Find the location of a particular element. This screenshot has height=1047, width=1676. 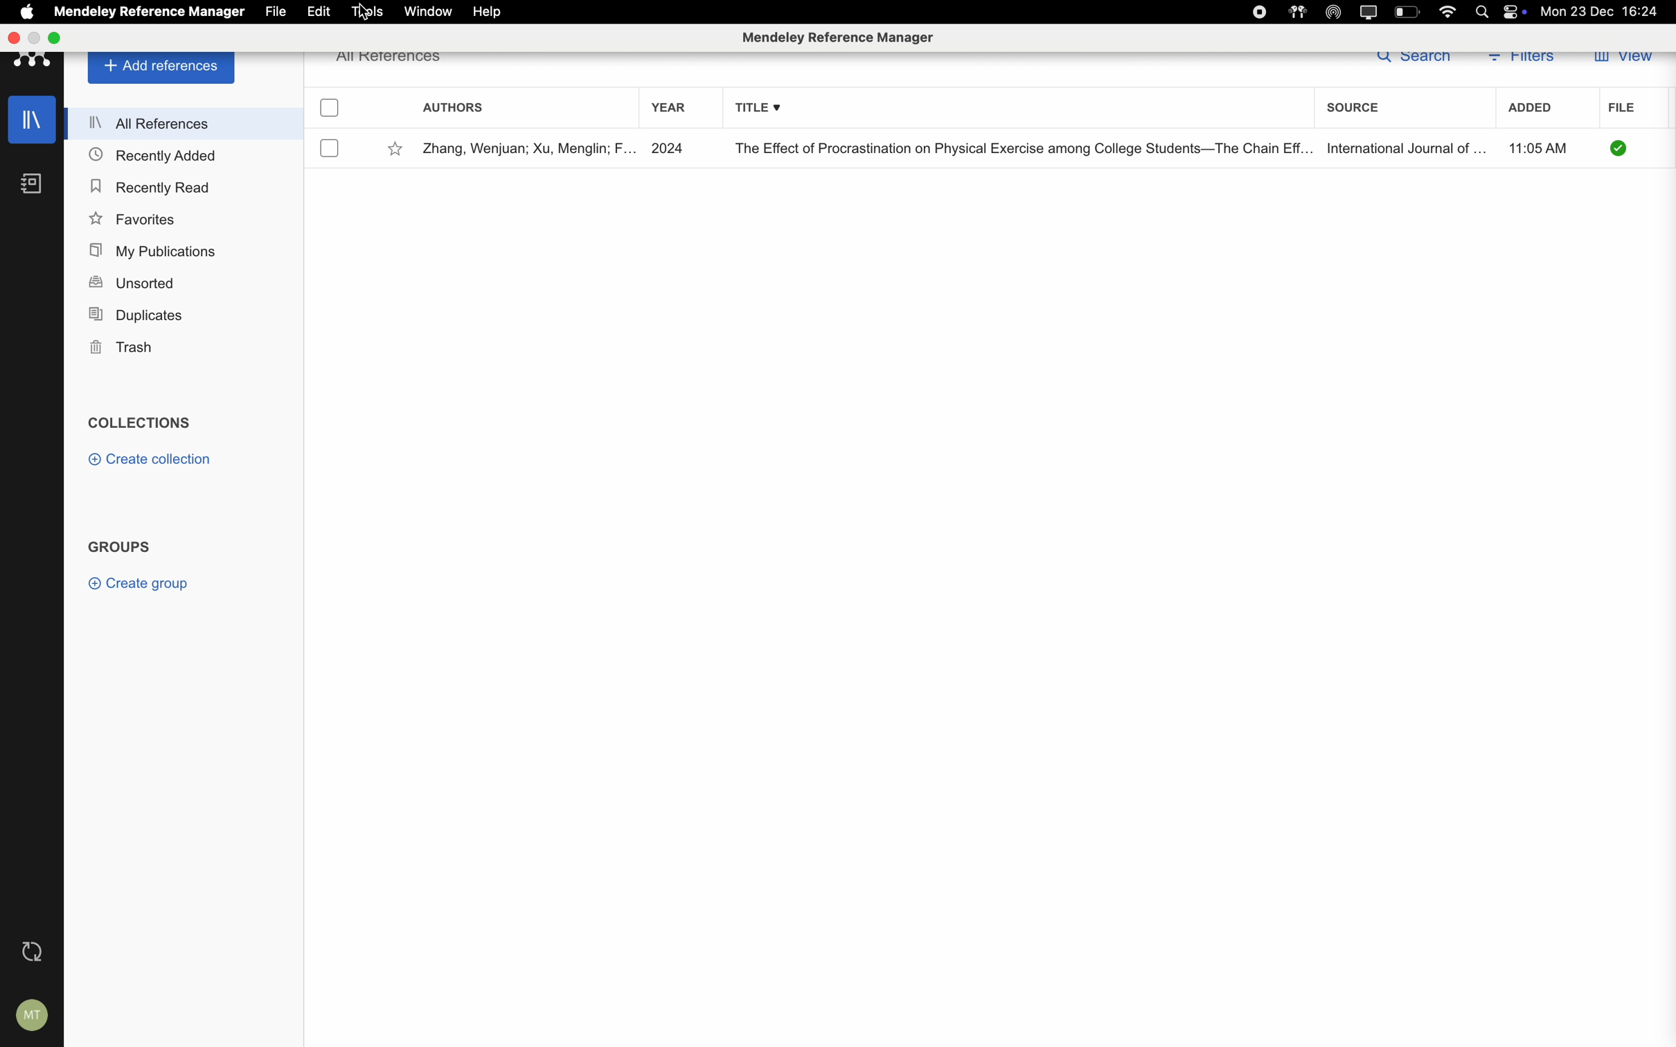

Apple icon is located at coordinates (28, 11).